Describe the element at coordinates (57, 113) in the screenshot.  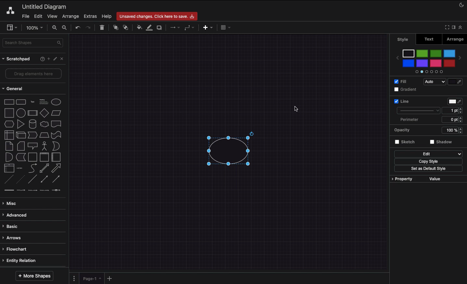
I see `Parallelogram` at that location.